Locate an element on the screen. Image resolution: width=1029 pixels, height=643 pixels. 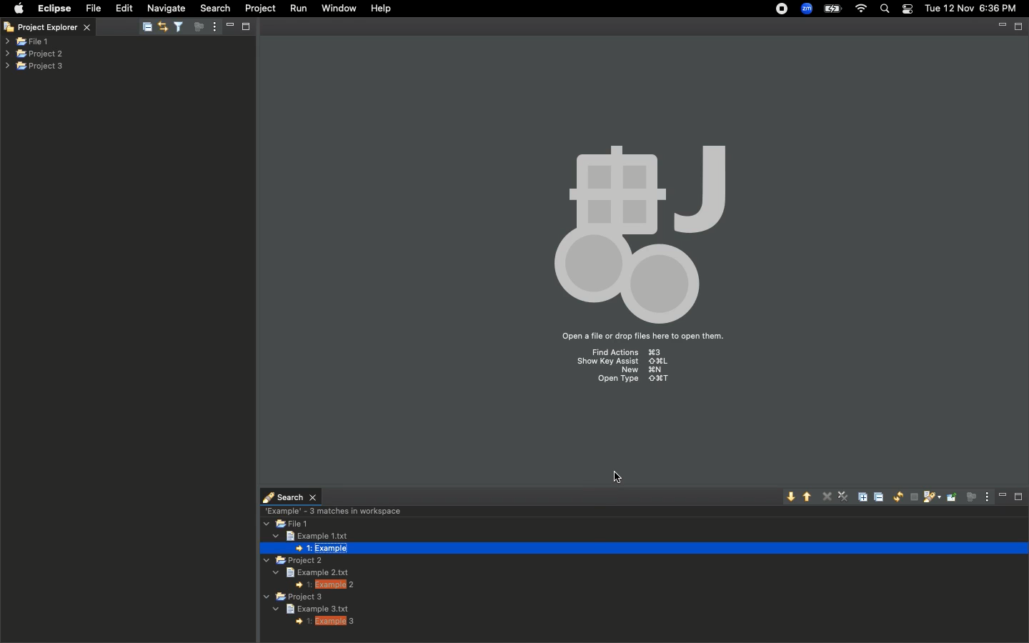
Cancel current search is located at coordinates (913, 497).